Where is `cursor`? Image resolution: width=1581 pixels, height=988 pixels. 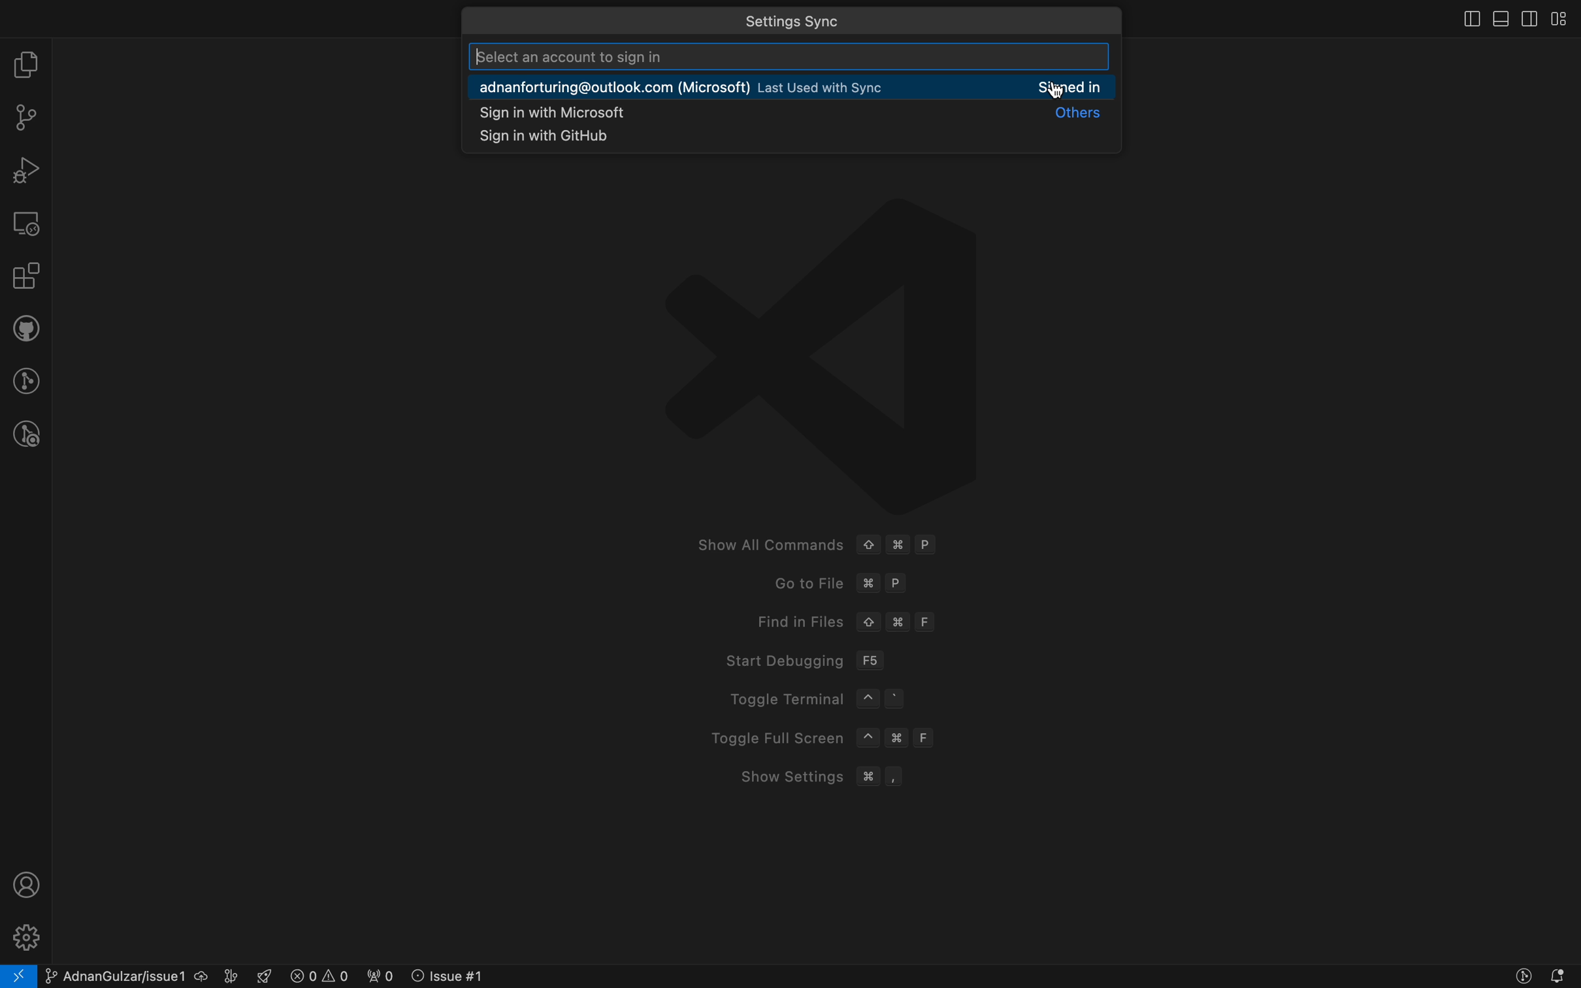 cursor is located at coordinates (1056, 93).